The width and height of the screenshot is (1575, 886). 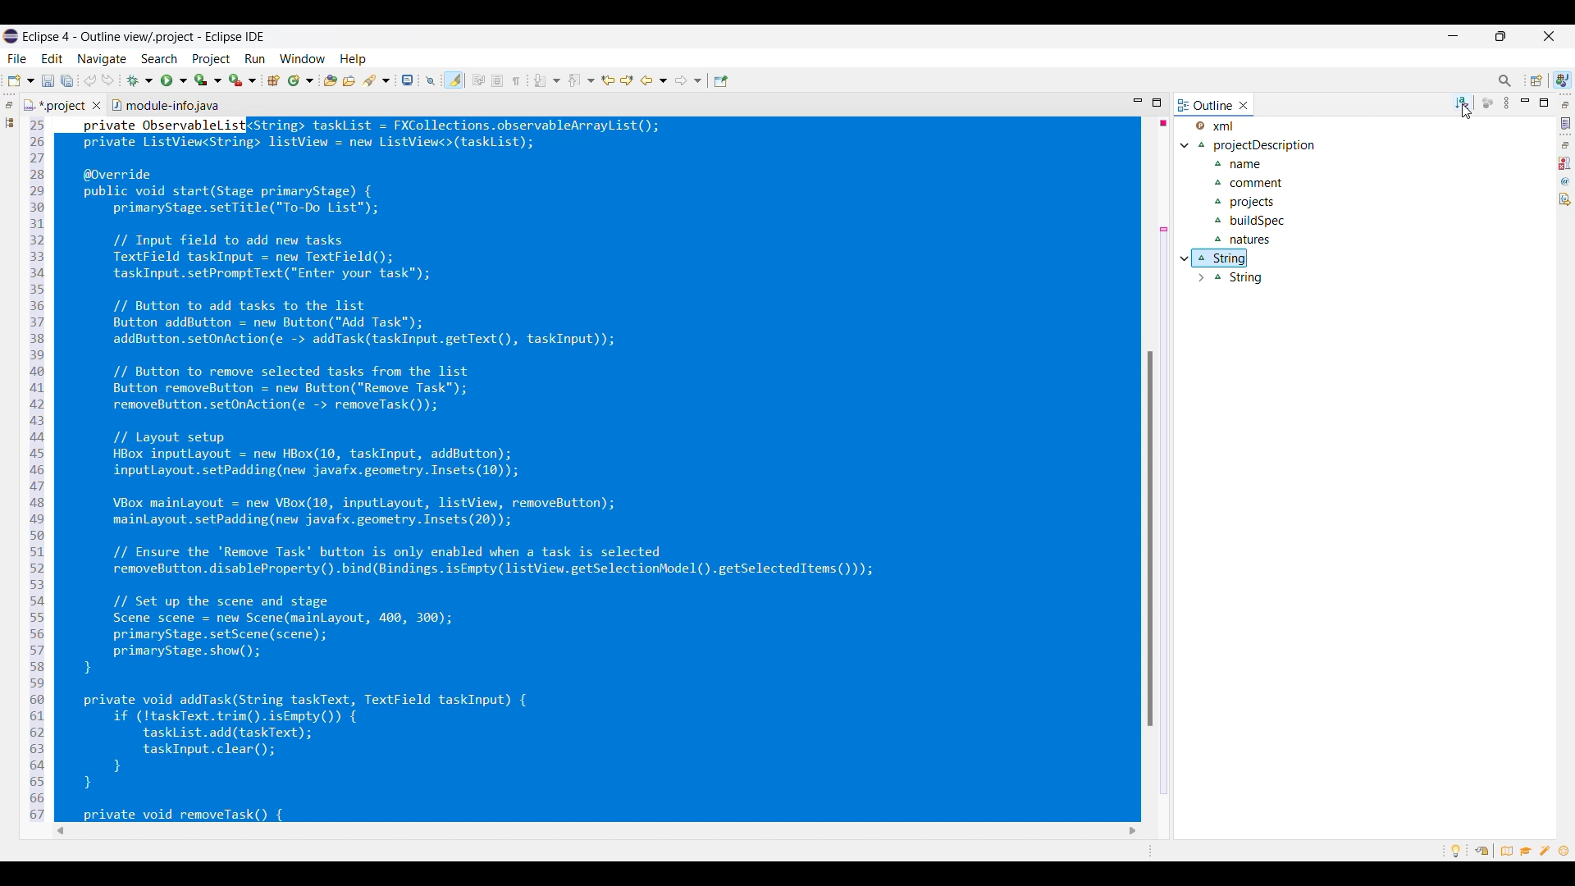 What do you see at coordinates (1185, 146) in the screenshot?
I see `Expand/Collapse` at bounding box center [1185, 146].